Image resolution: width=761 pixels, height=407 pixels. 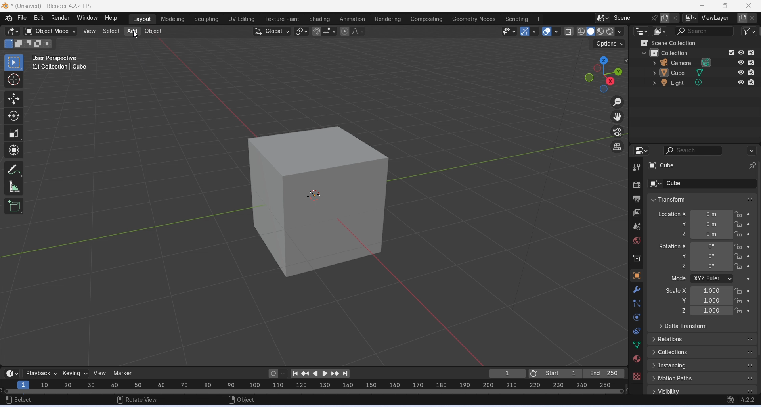 What do you see at coordinates (703, 339) in the screenshot?
I see `Relations` at bounding box center [703, 339].